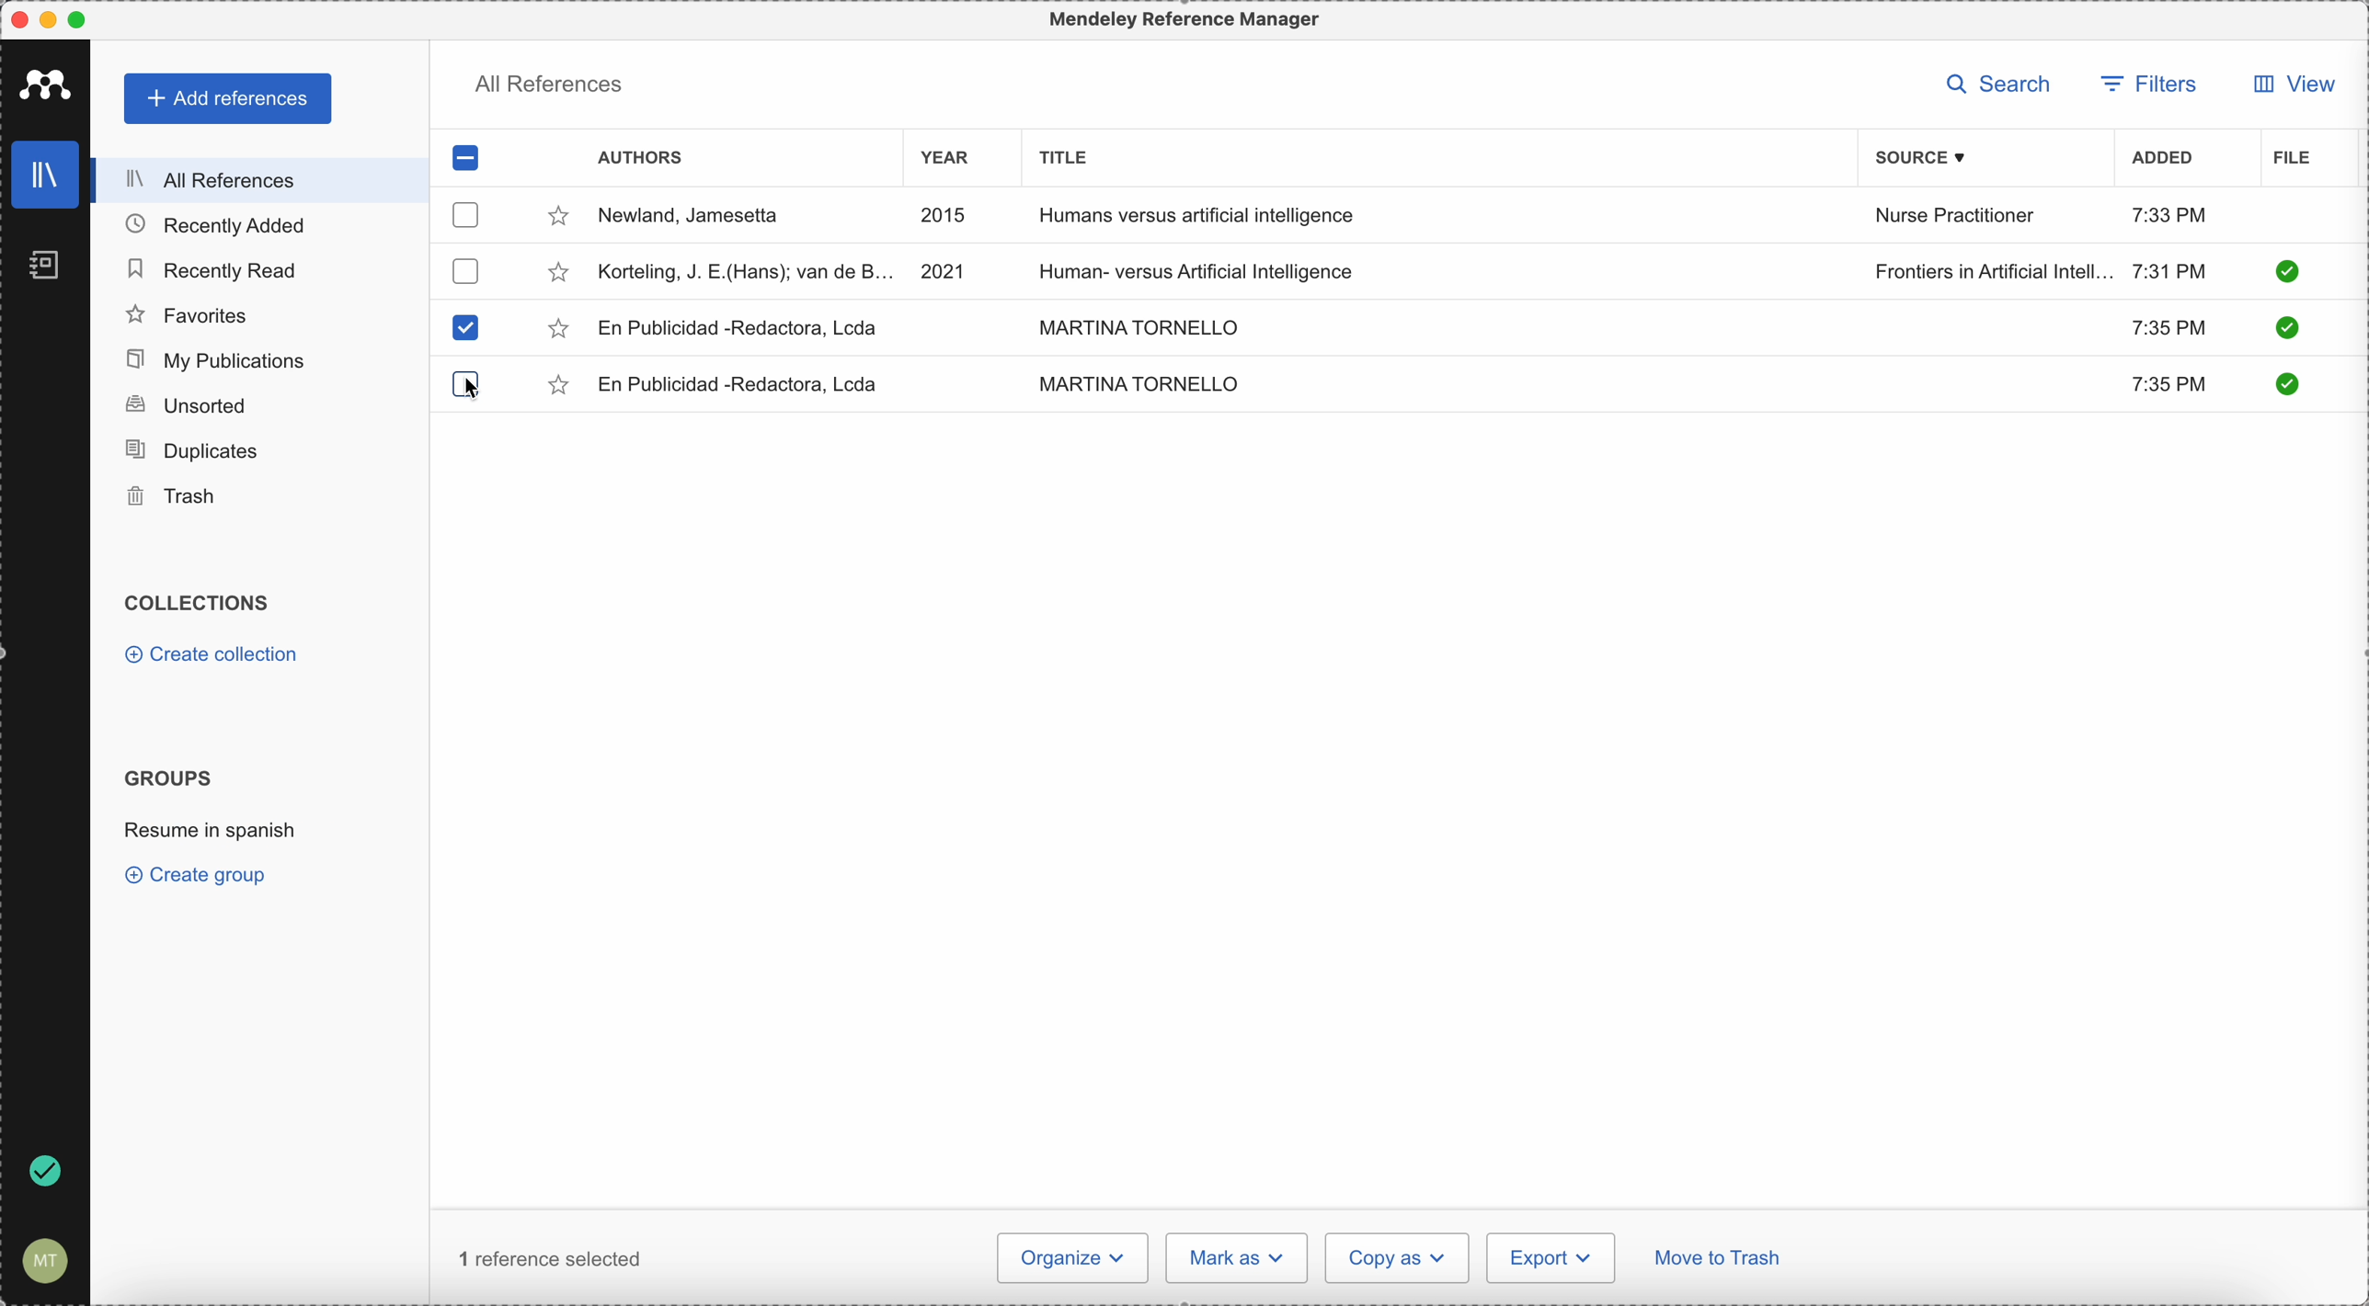 The height and width of the screenshot is (1306, 2369). What do you see at coordinates (191, 451) in the screenshot?
I see `duplicates` at bounding box center [191, 451].